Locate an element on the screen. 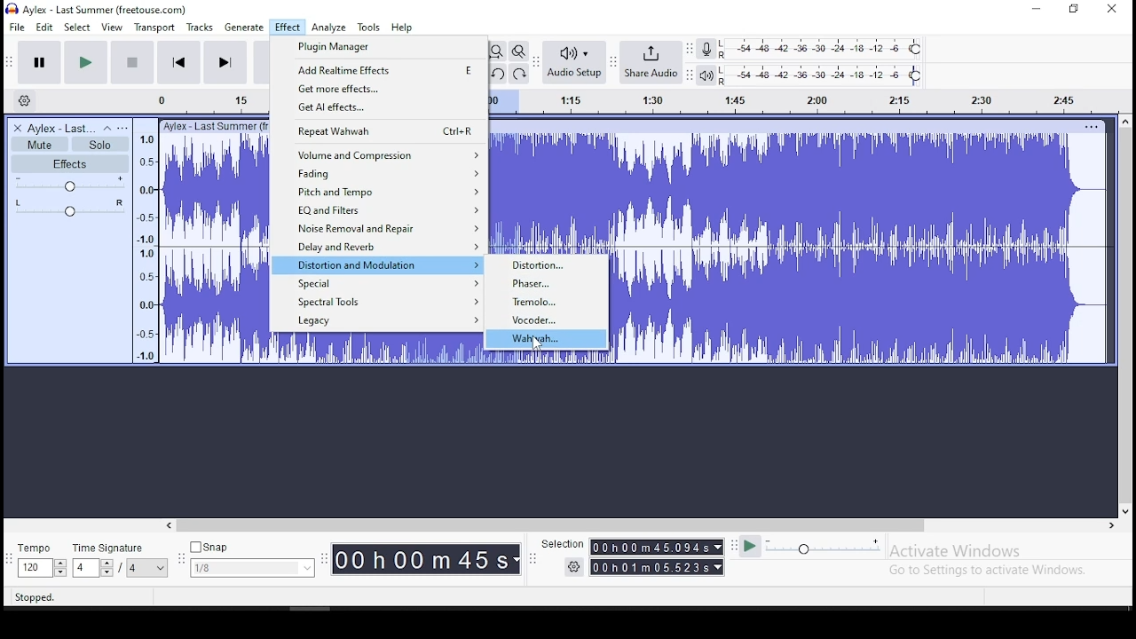 This screenshot has width=1136, height=639. mute is located at coordinates (40, 144).